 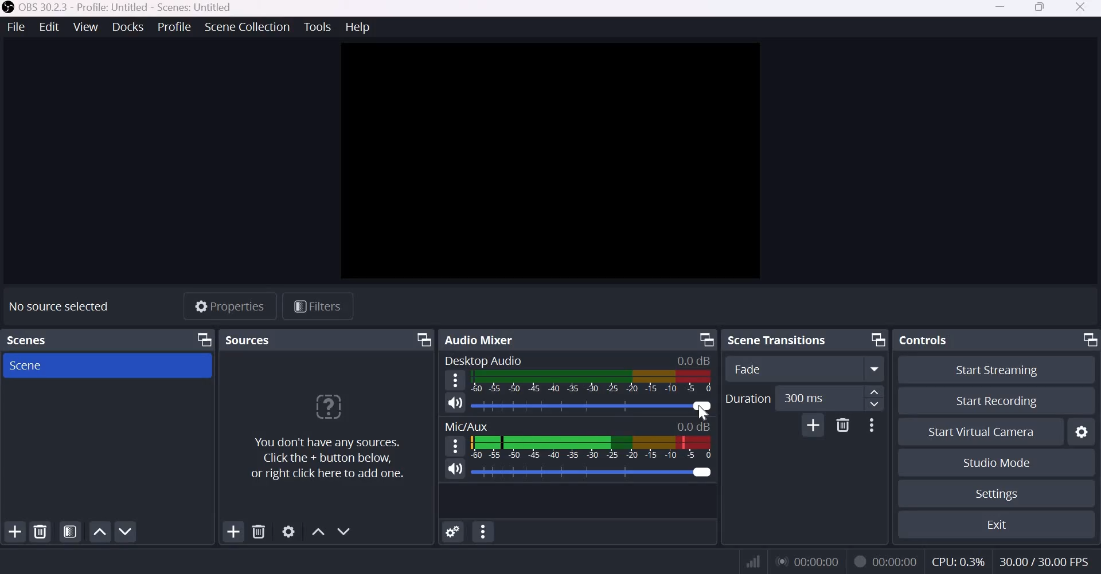 What do you see at coordinates (58, 306) in the screenshot?
I see `No source selected` at bounding box center [58, 306].